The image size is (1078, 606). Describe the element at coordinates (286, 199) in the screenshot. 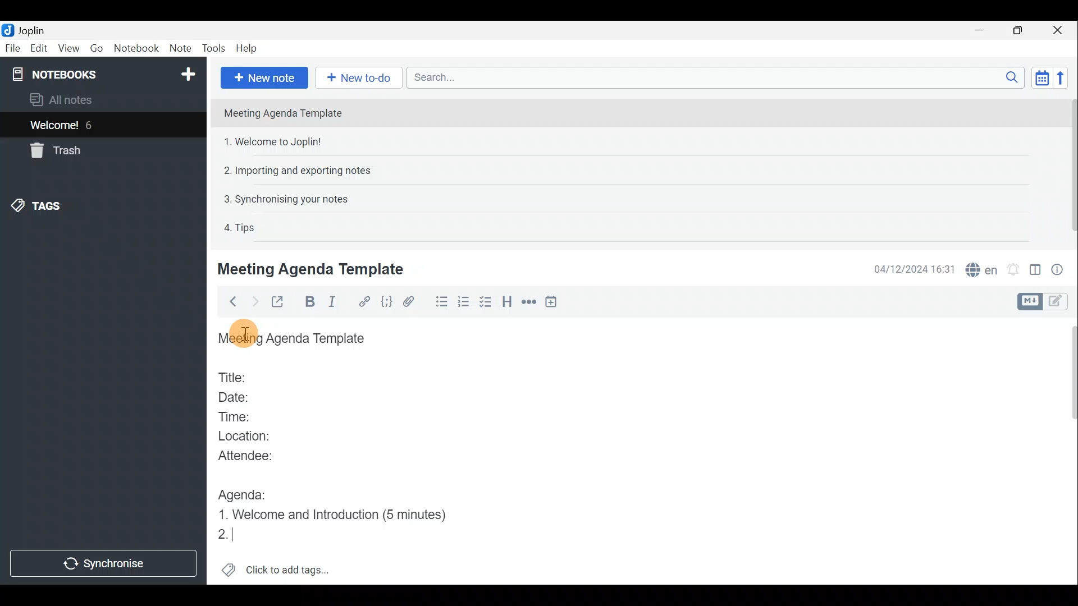

I see `3. Synchronising your notes` at that location.